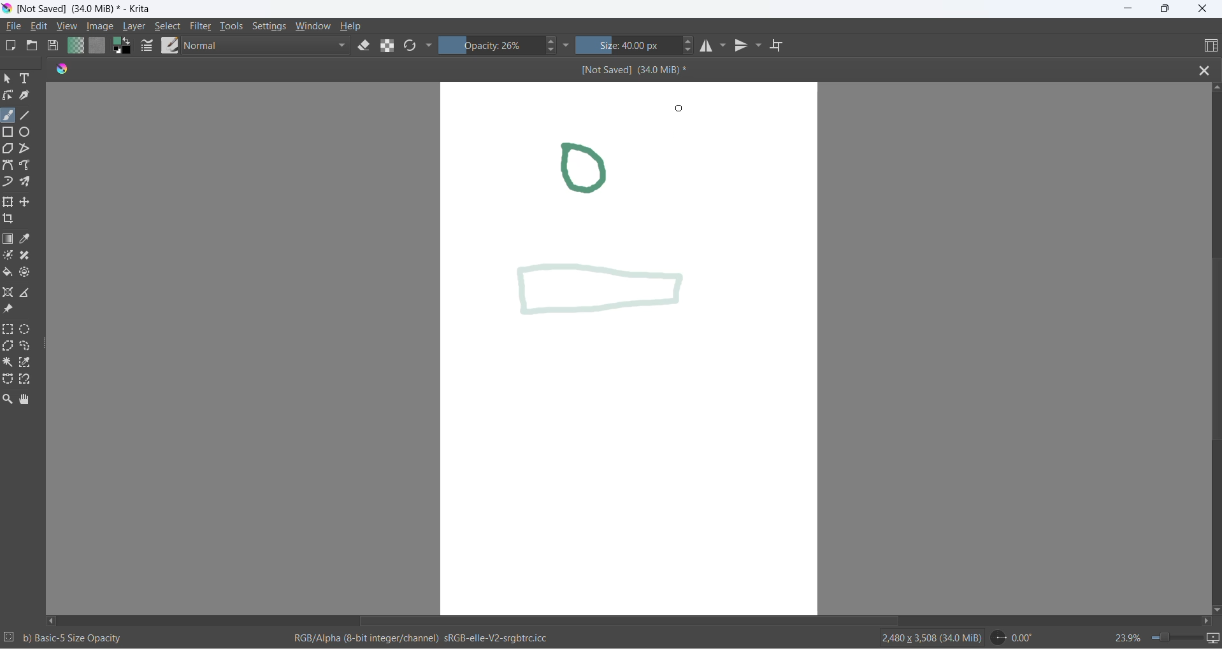 Image resolution: width=1222 pixels, height=649 pixels. What do you see at coordinates (8, 150) in the screenshot?
I see `polygon tool` at bounding box center [8, 150].